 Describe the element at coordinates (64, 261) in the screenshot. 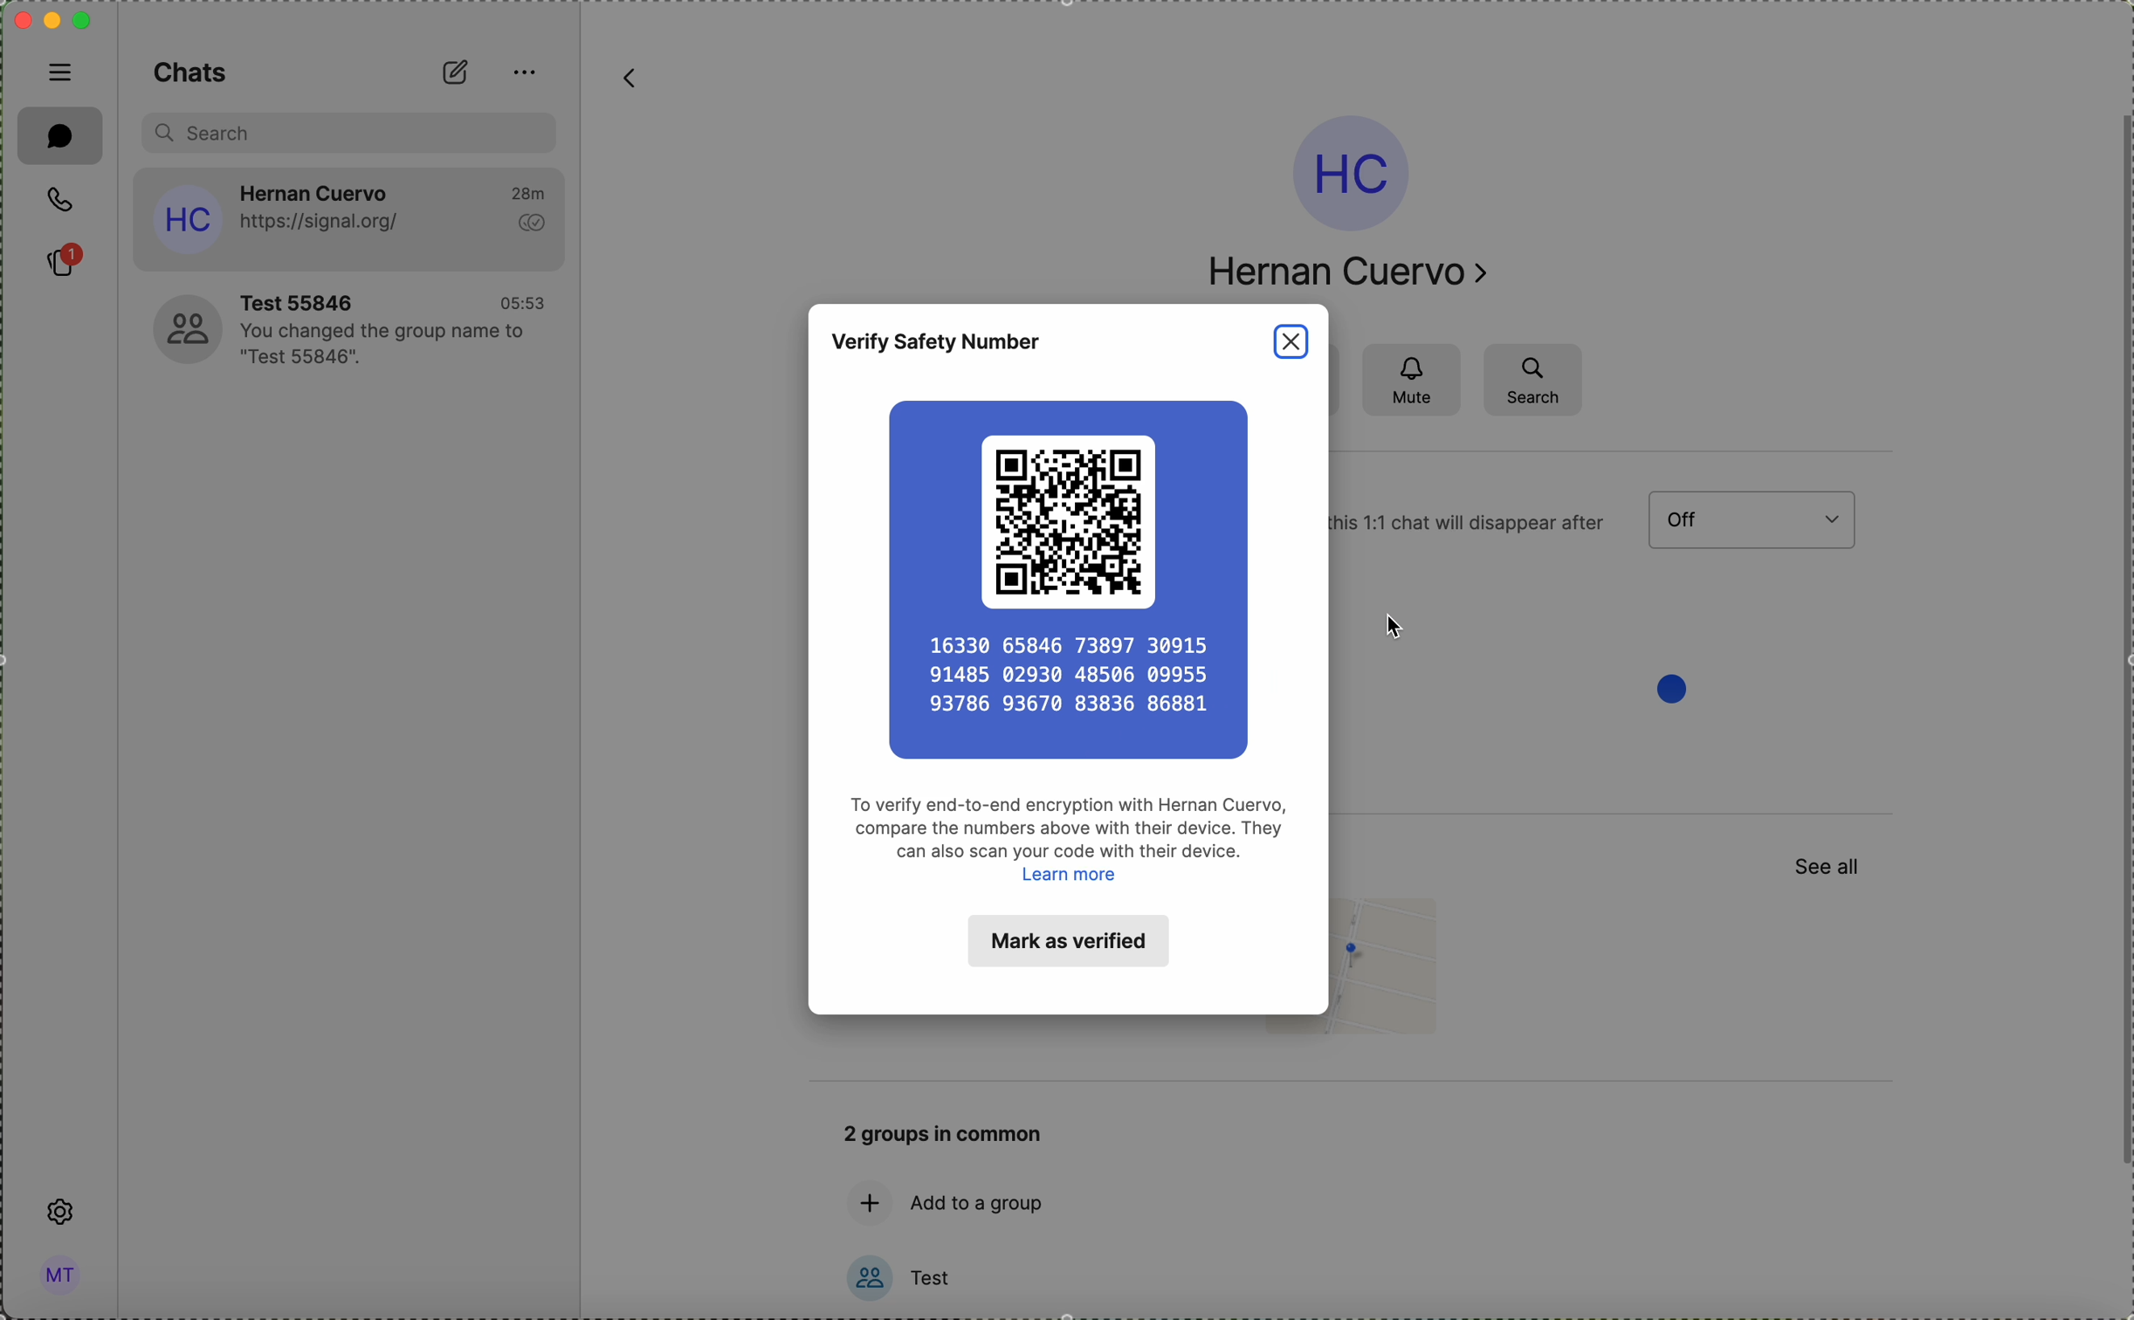

I see `stories` at that location.